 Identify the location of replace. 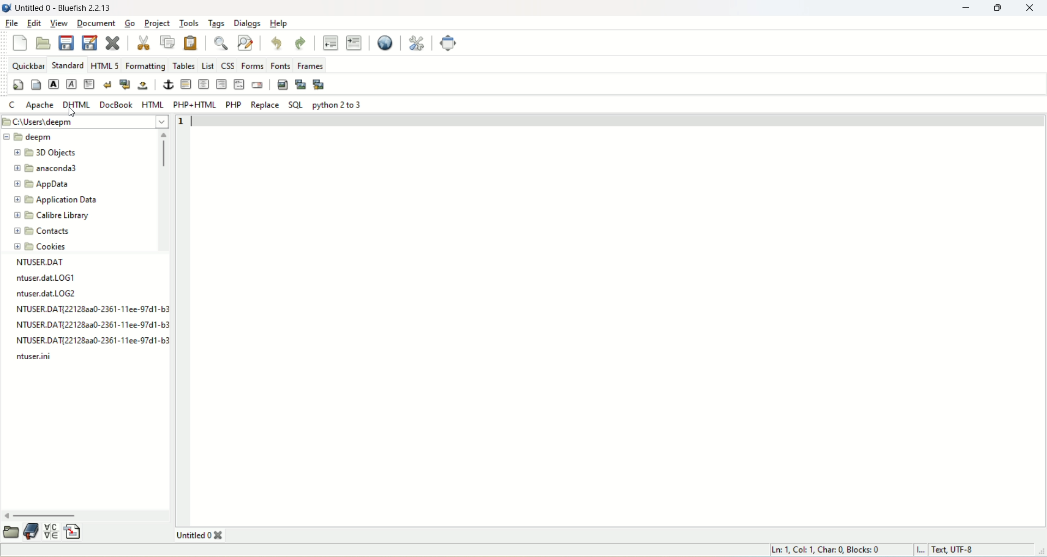
(263, 105).